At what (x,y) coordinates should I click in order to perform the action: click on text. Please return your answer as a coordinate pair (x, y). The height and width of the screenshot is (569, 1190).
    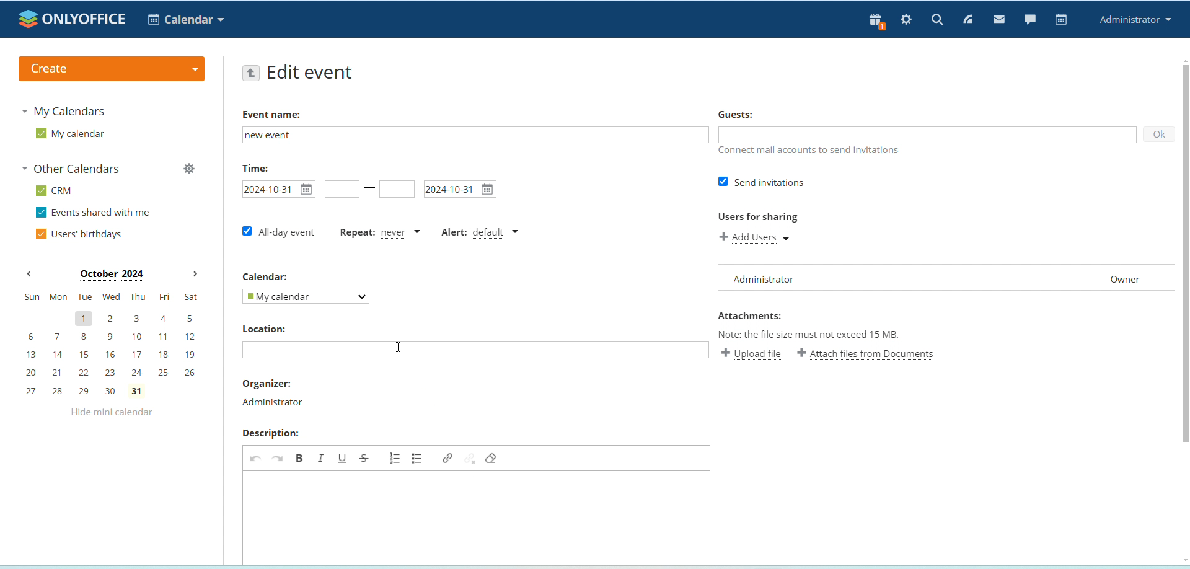
    Looking at the image, I should click on (863, 151).